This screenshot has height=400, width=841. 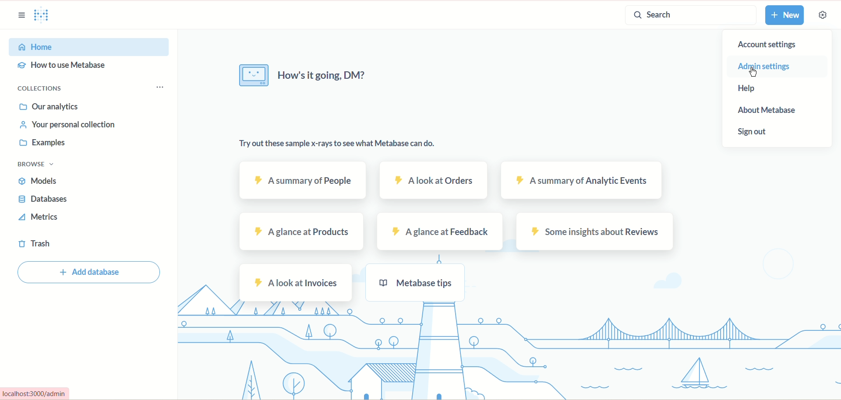 What do you see at coordinates (47, 109) in the screenshot?
I see `our analytics` at bounding box center [47, 109].